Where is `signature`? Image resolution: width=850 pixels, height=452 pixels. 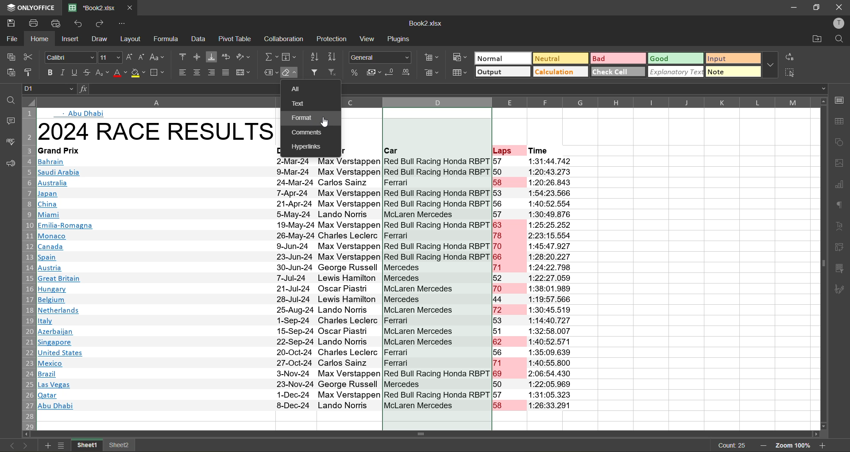 signature is located at coordinates (842, 290).